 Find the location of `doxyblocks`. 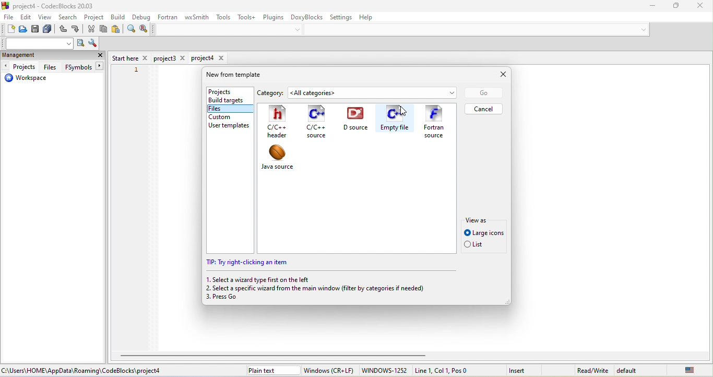

doxyblocks is located at coordinates (307, 16).